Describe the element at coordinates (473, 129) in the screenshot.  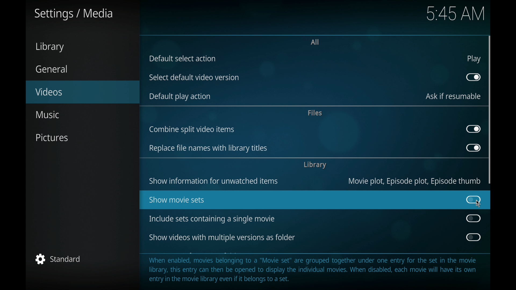
I see `toggle button` at that location.